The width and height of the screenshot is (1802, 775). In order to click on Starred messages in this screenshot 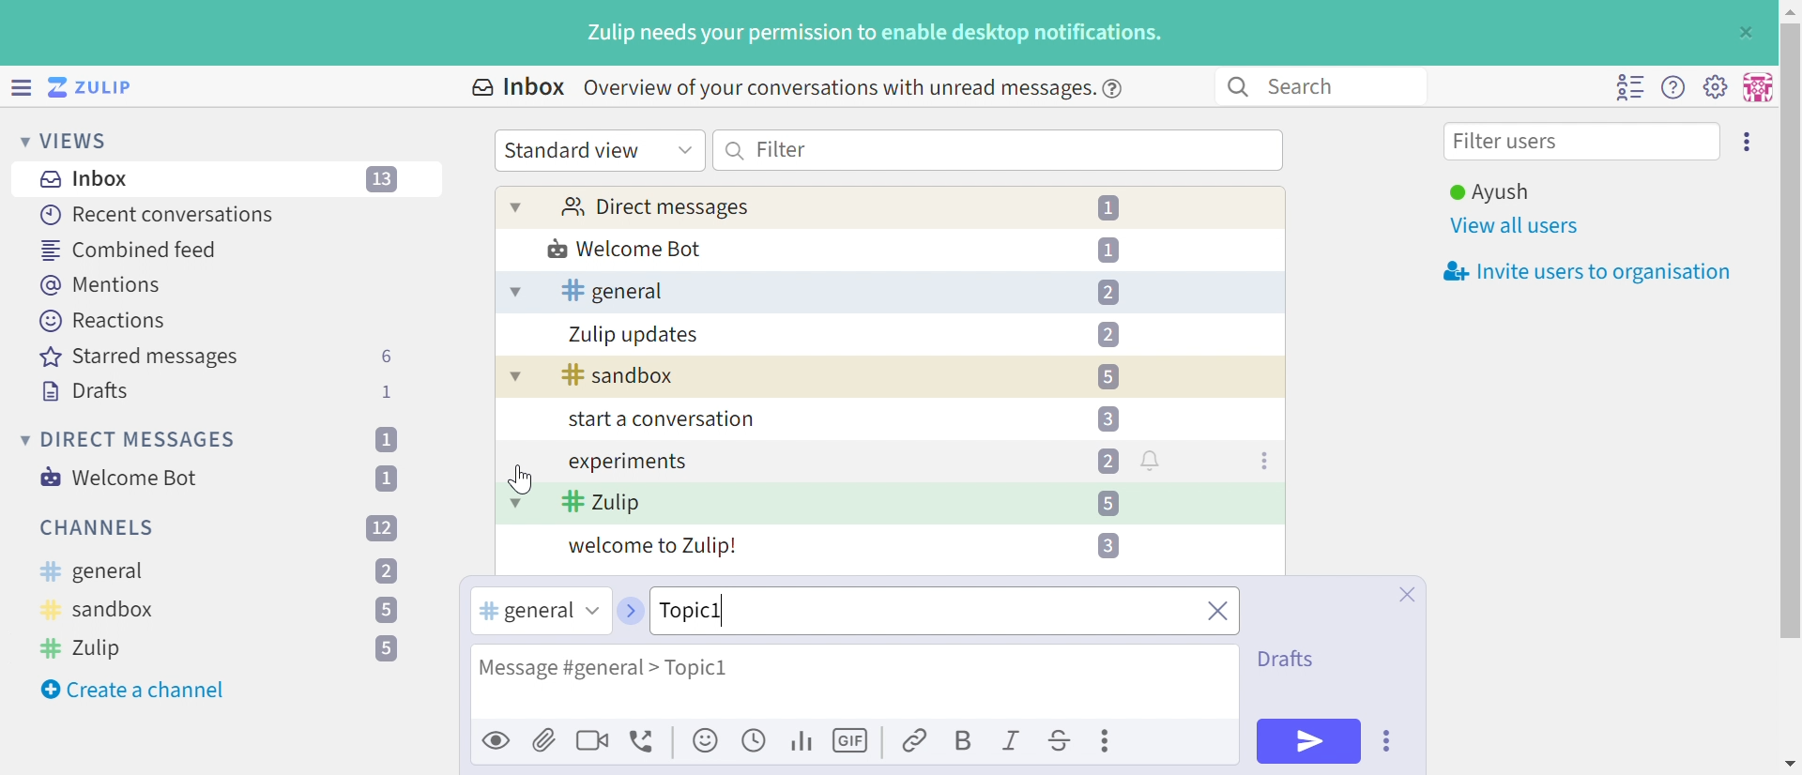, I will do `click(139, 358)`.